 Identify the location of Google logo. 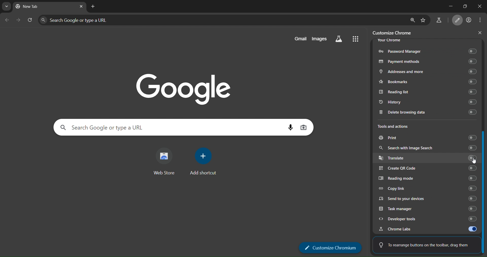
(179, 88).